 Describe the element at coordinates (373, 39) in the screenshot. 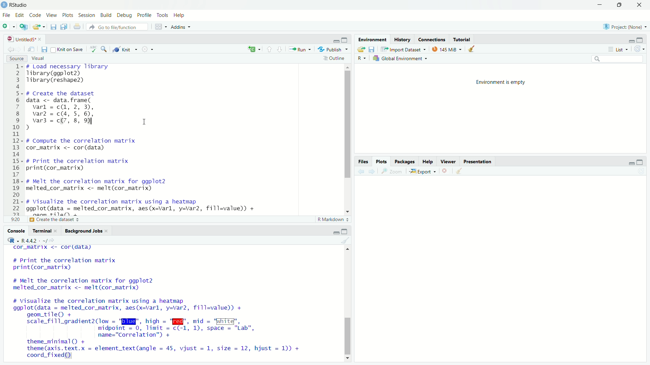

I see `environment` at that location.